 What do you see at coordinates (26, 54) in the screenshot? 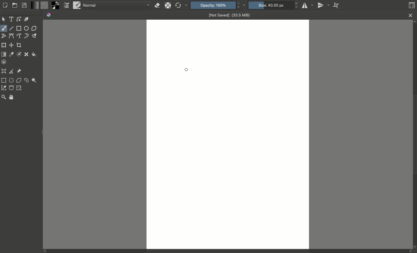
I see `Smart patch tool` at bounding box center [26, 54].